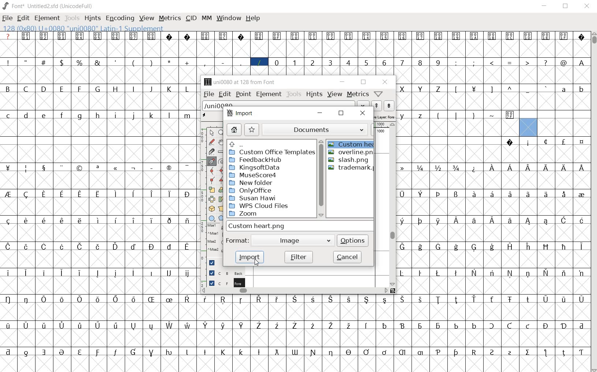  I want to click on glyph, so click(457, 90).